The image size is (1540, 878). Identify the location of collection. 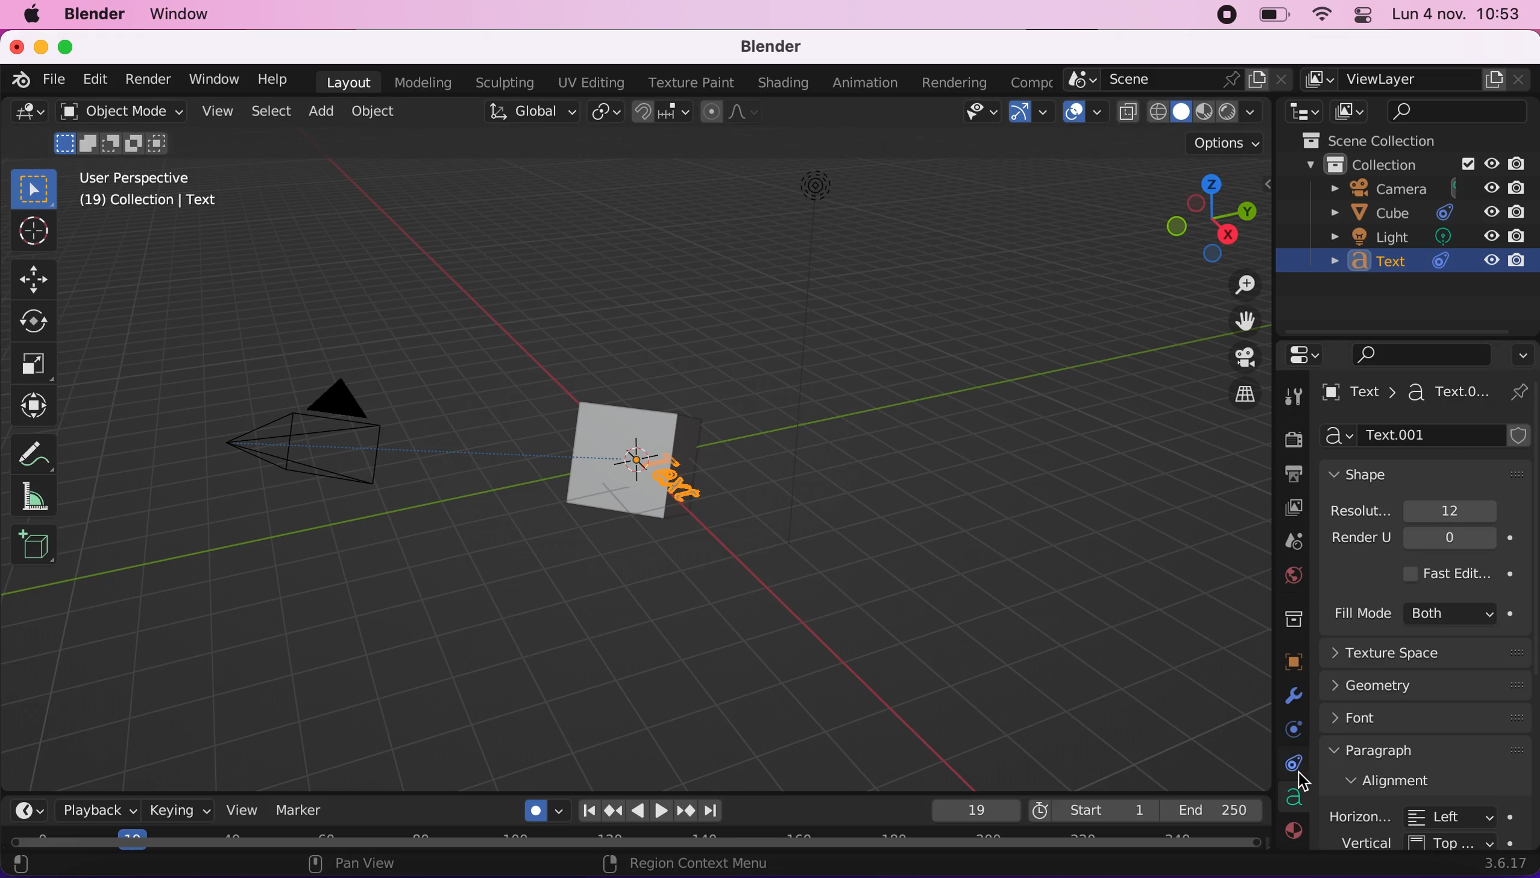
(1406, 166).